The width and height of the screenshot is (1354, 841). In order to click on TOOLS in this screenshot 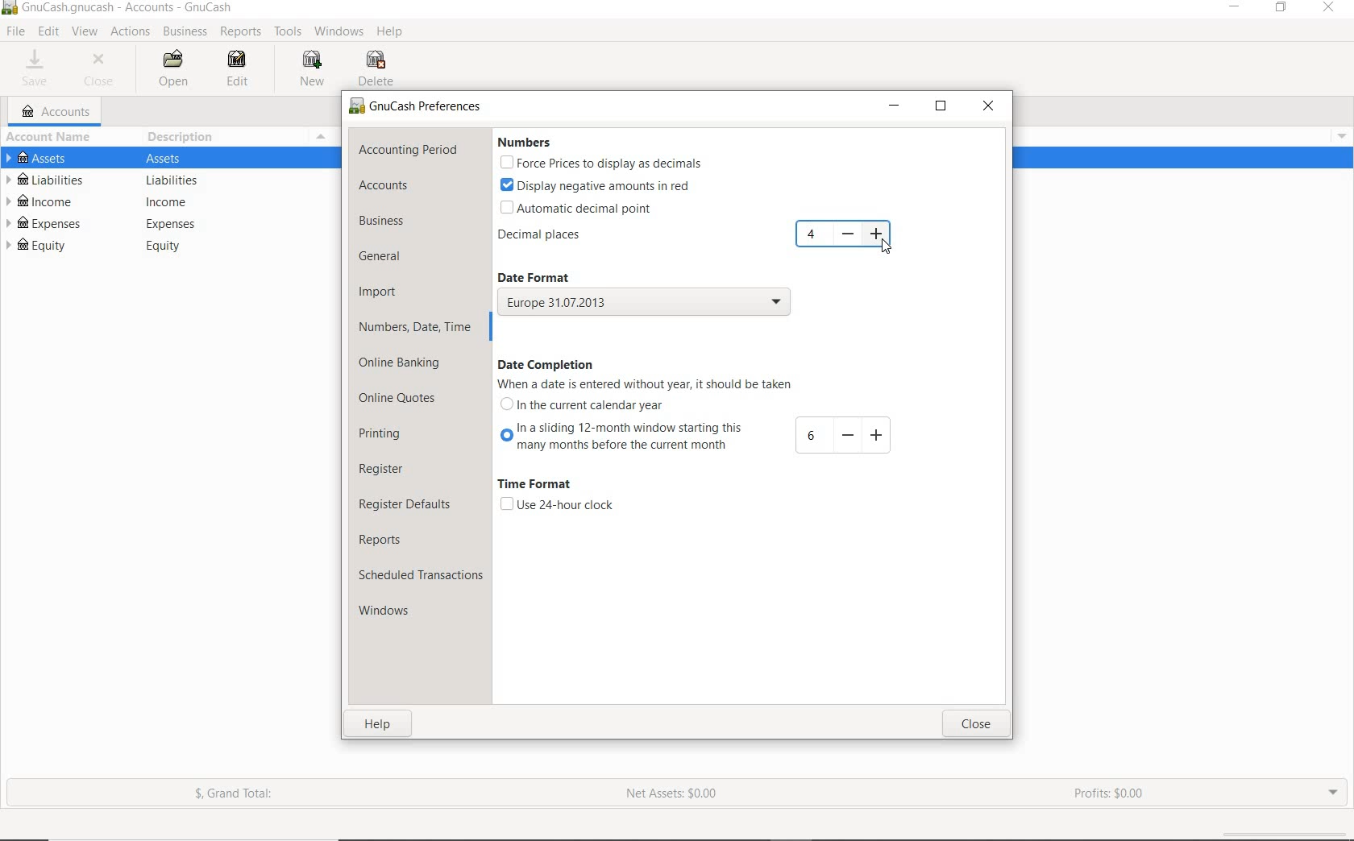, I will do `click(290, 32)`.